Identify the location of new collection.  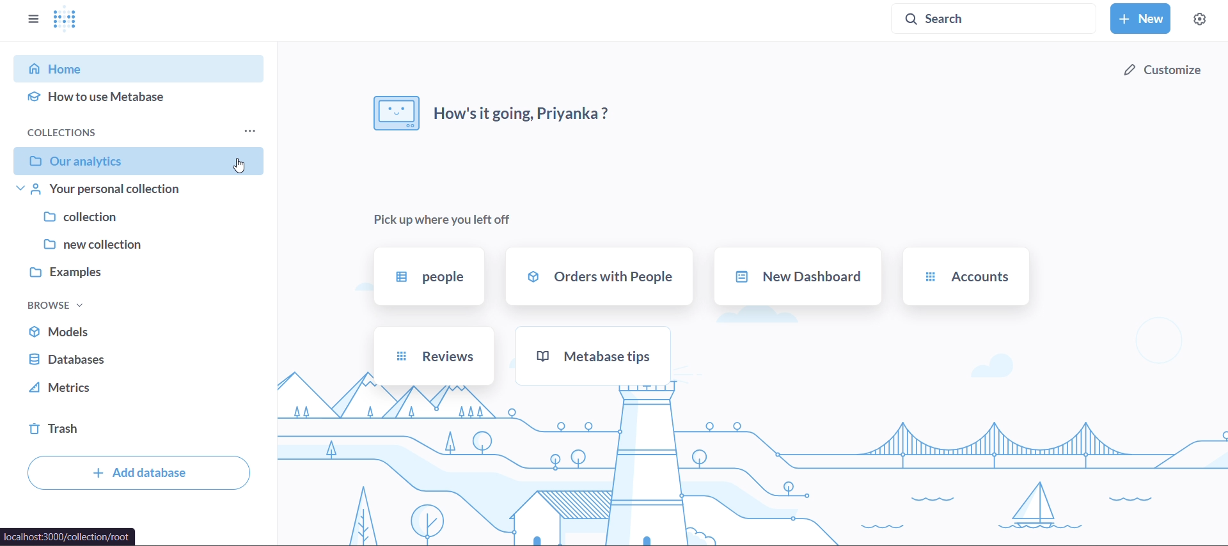
(133, 245).